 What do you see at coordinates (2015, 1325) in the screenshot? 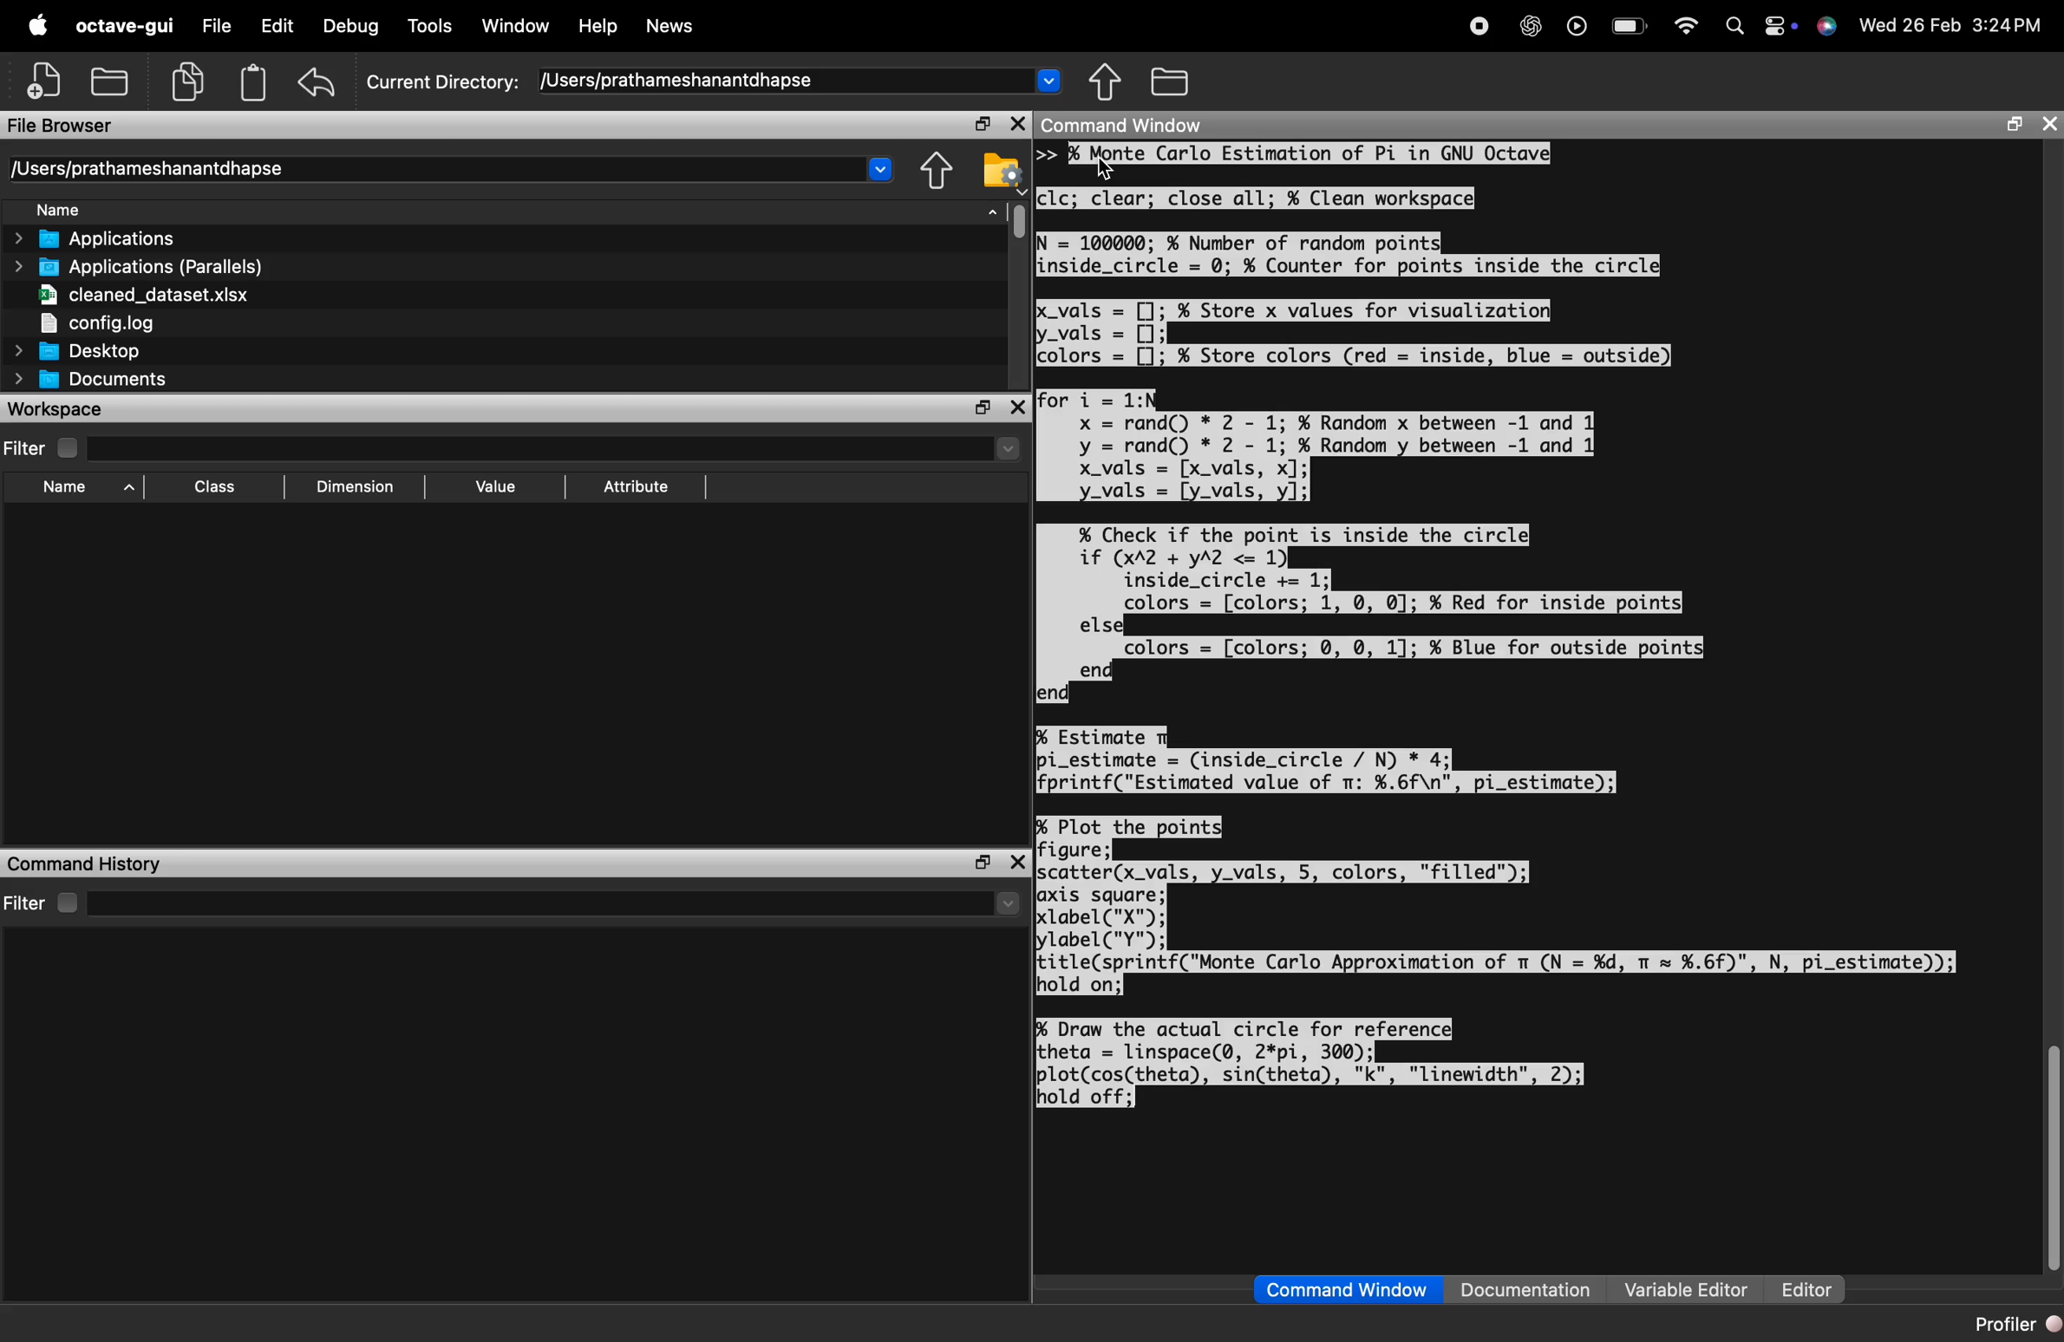
I see `Profiler` at bounding box center [2015, 1325].